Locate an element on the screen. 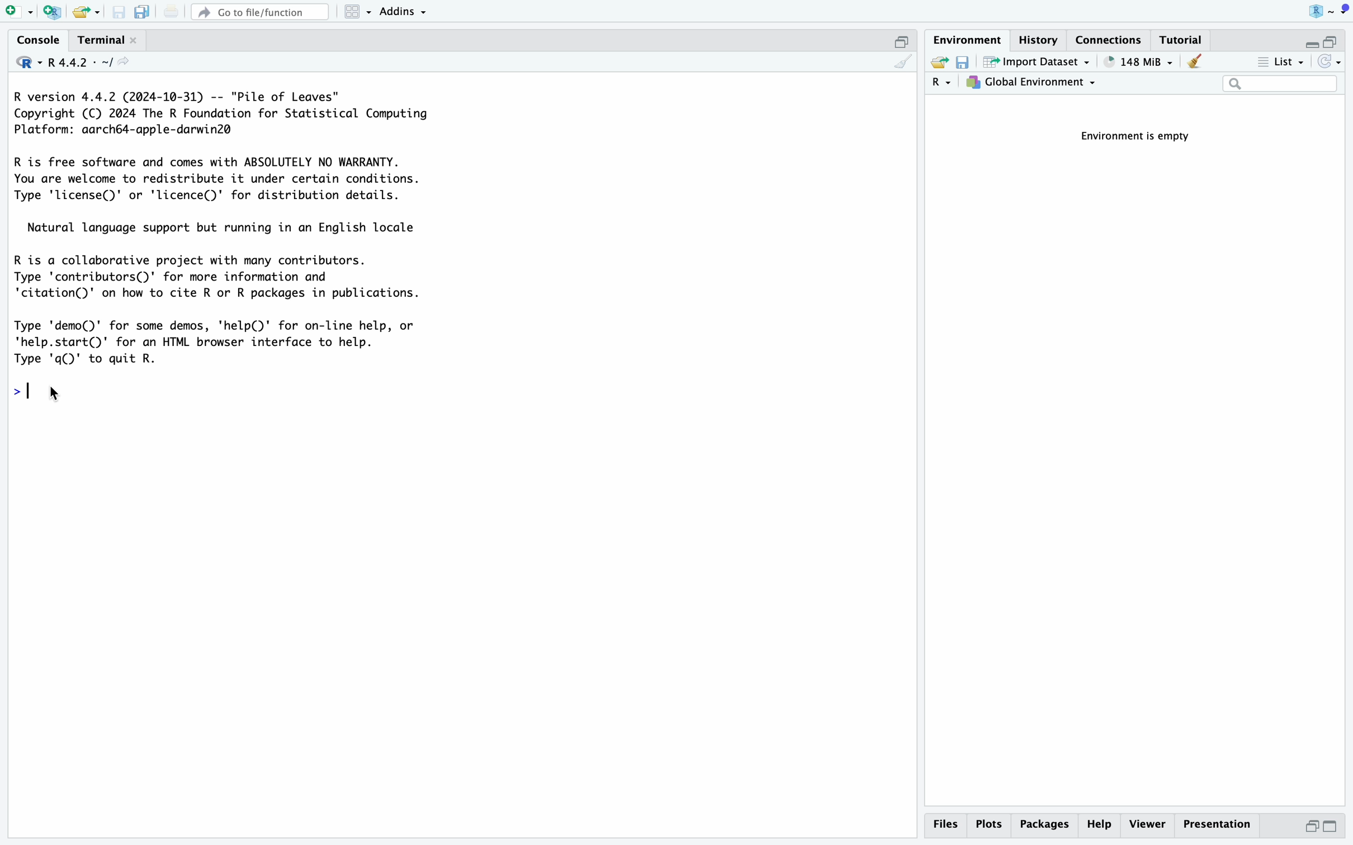  description of contributors is located at coordinates (220, 273).